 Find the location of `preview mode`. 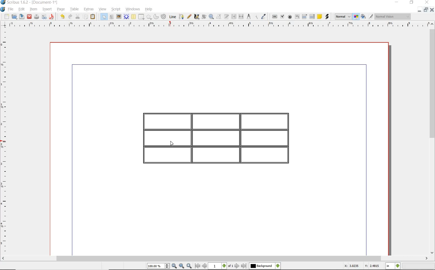

preview mode is located at coordinates (363, 17).